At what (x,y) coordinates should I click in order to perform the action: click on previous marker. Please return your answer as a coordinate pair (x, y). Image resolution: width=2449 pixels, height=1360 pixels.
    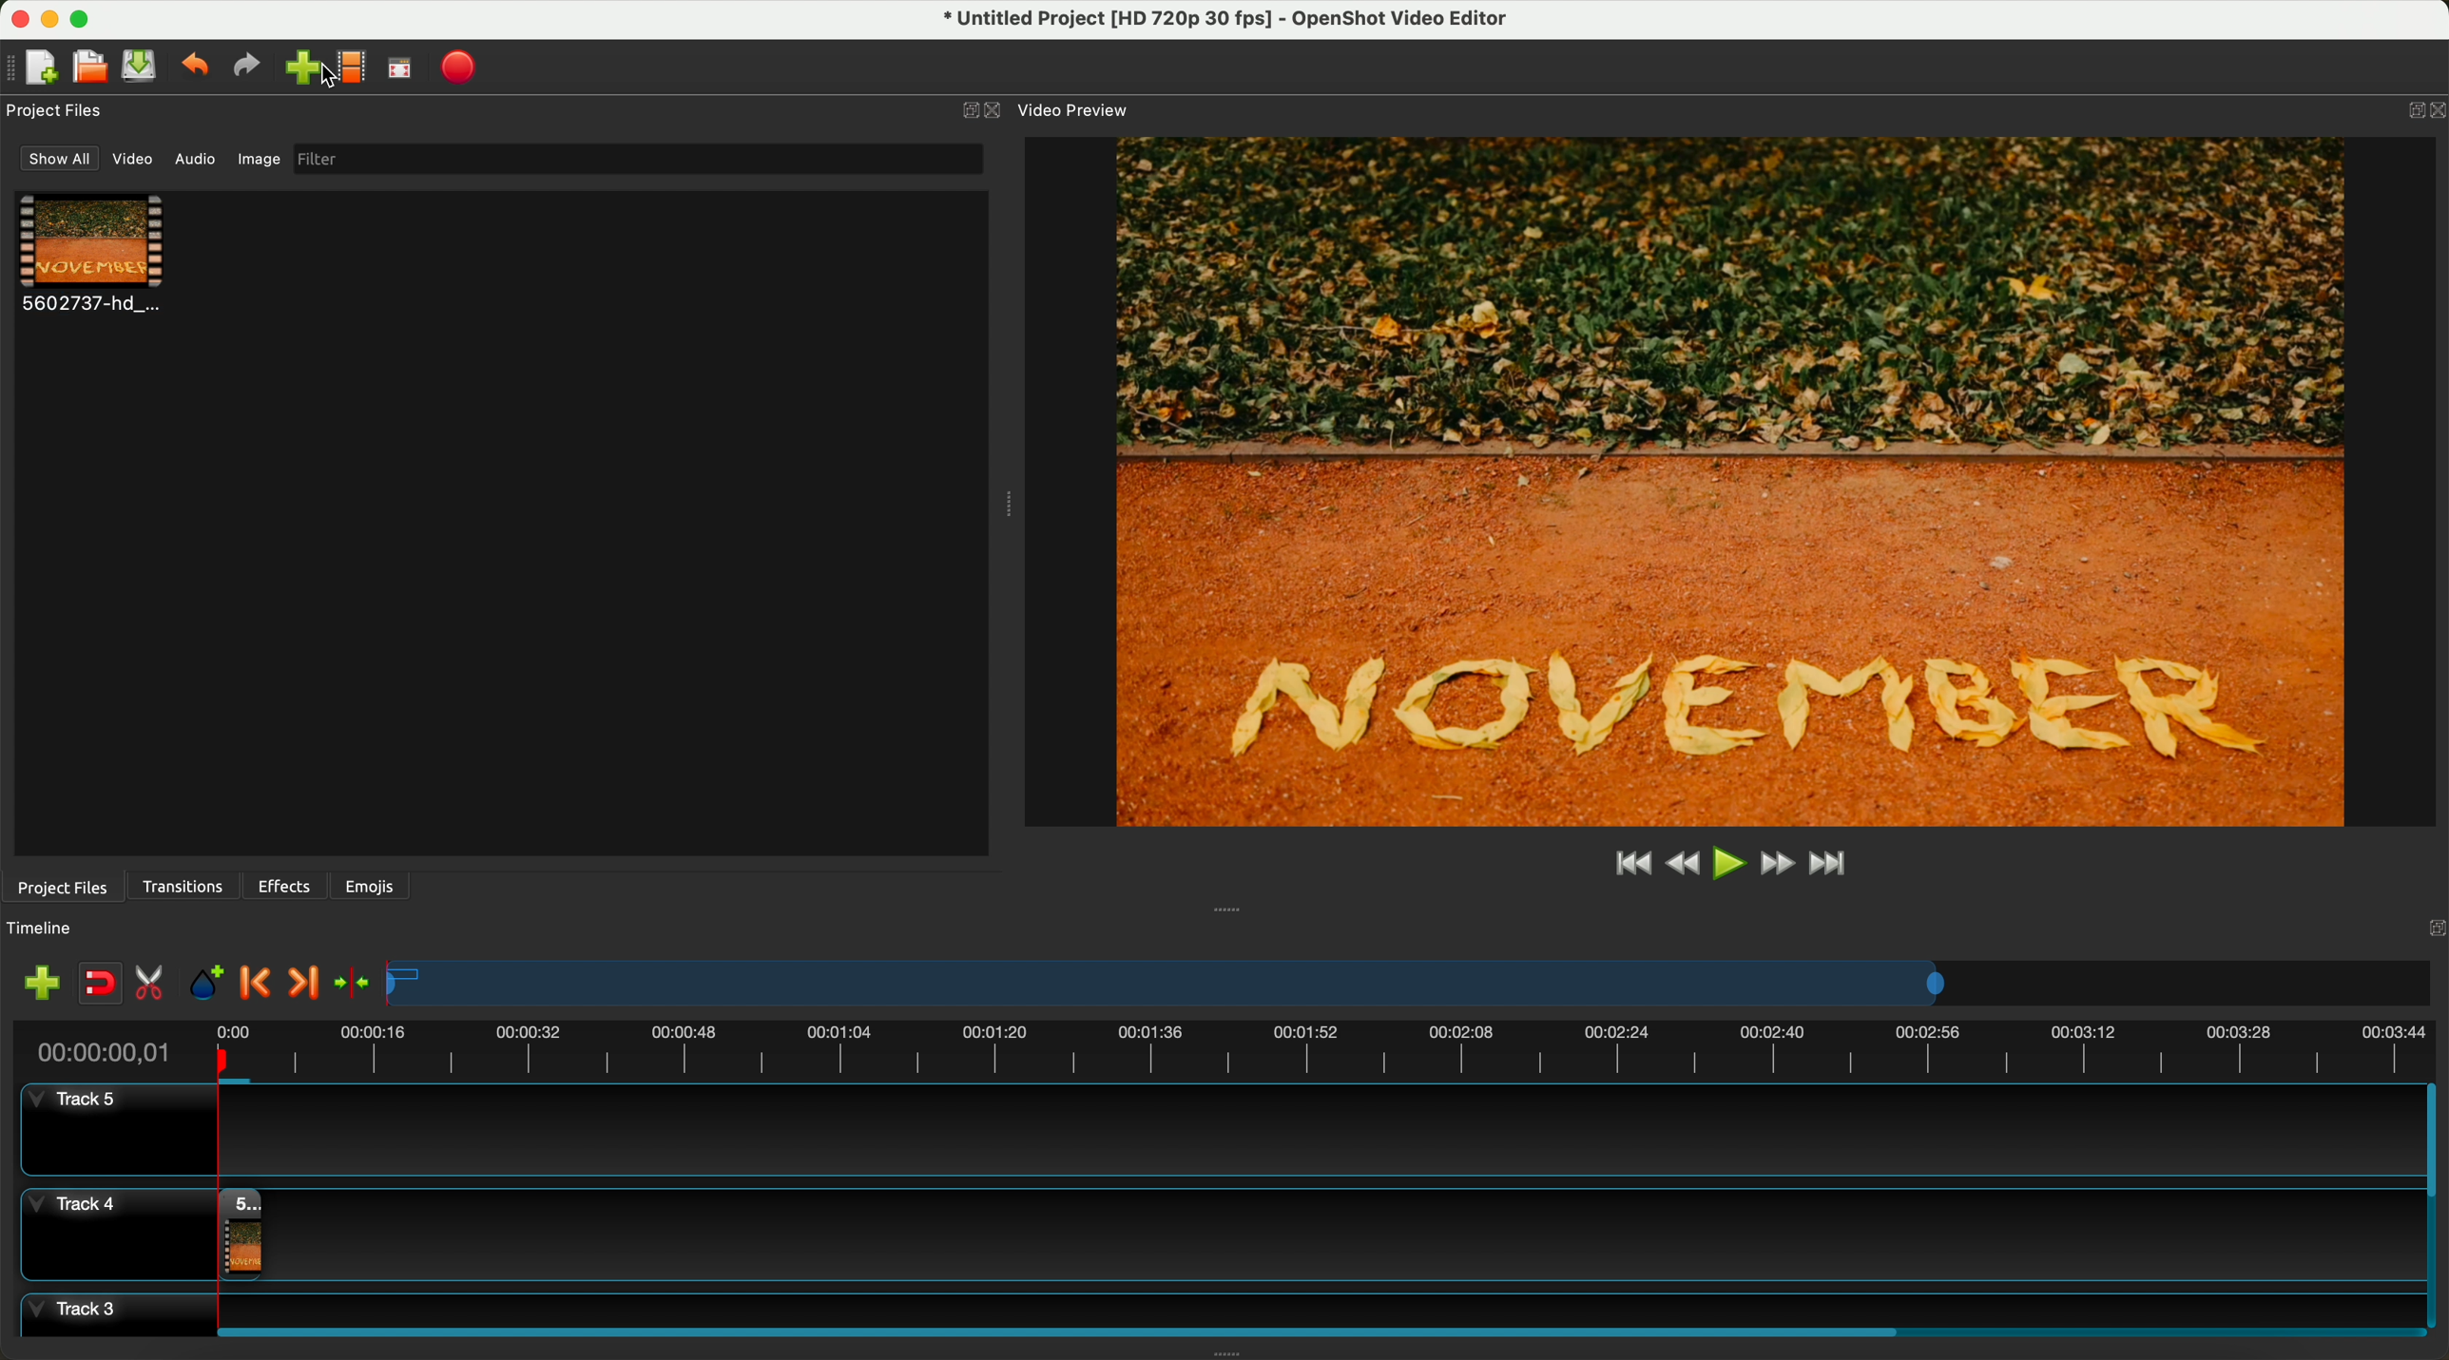
    Looking at the image, I should click on (260, 984).